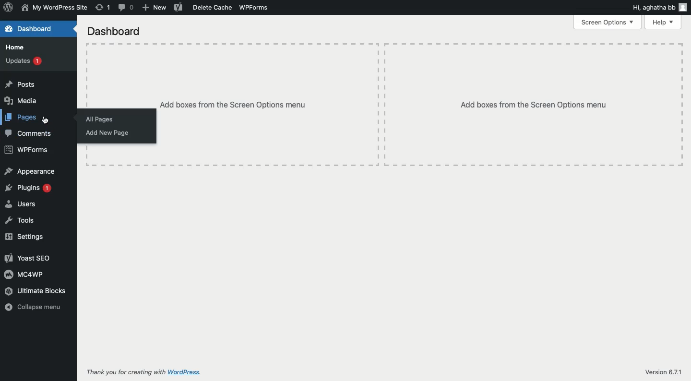  What do you see at coordinates (114, 32) in the screenshot?
I see `Dashboard` at bounding box center [114, 32].